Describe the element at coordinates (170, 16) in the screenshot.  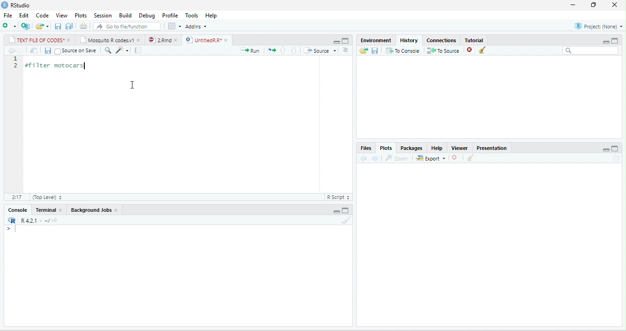
I see `Profile` at that location.